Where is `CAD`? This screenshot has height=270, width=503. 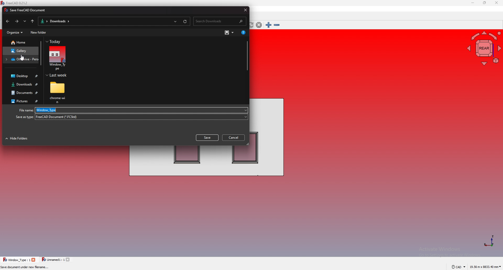 CAD is located at coordinates (456, 267).